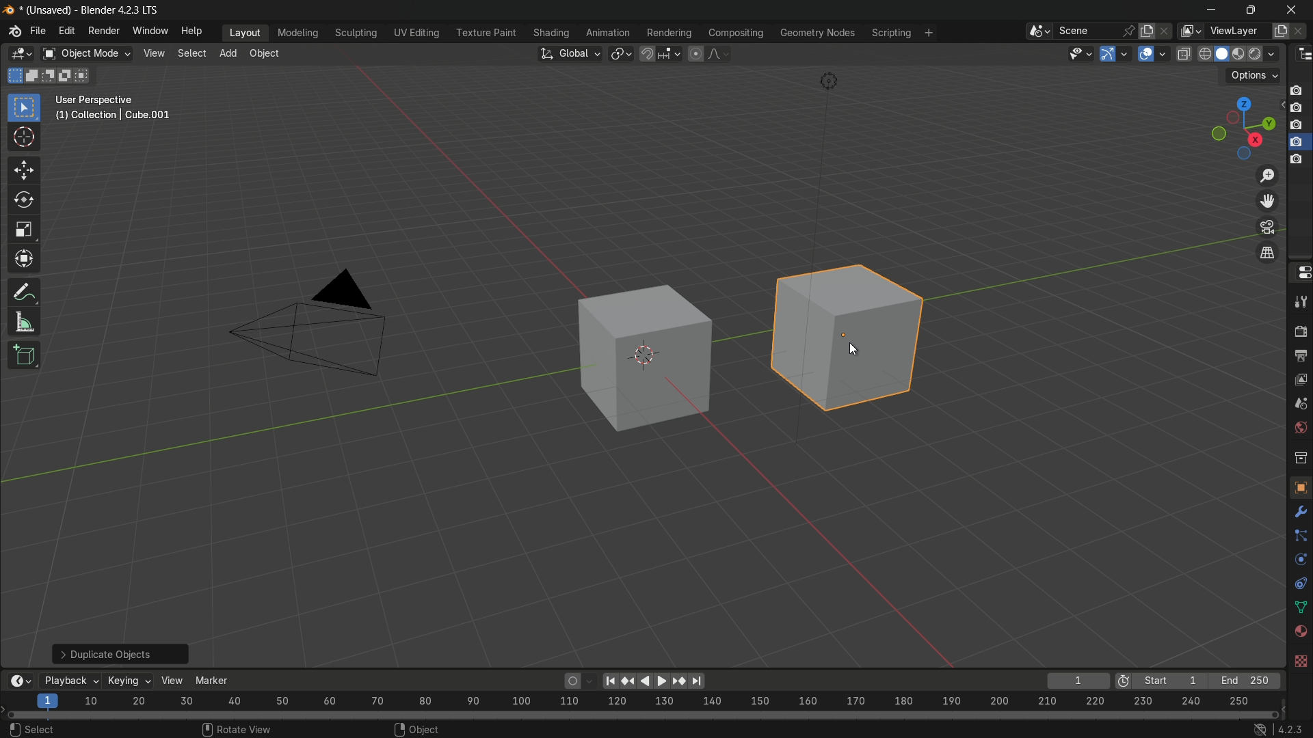 The image size is (1313, 738). I want to click on B Ser Snap Ease, so click(347, 728).